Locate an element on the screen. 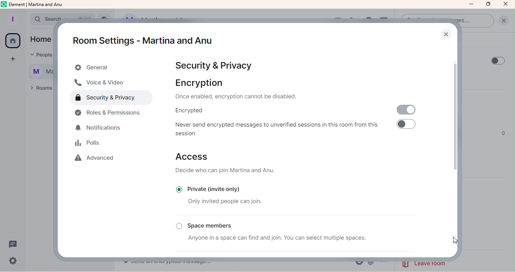 The image size is (515, 272). Encrypted is located at coordinates (187, 111).